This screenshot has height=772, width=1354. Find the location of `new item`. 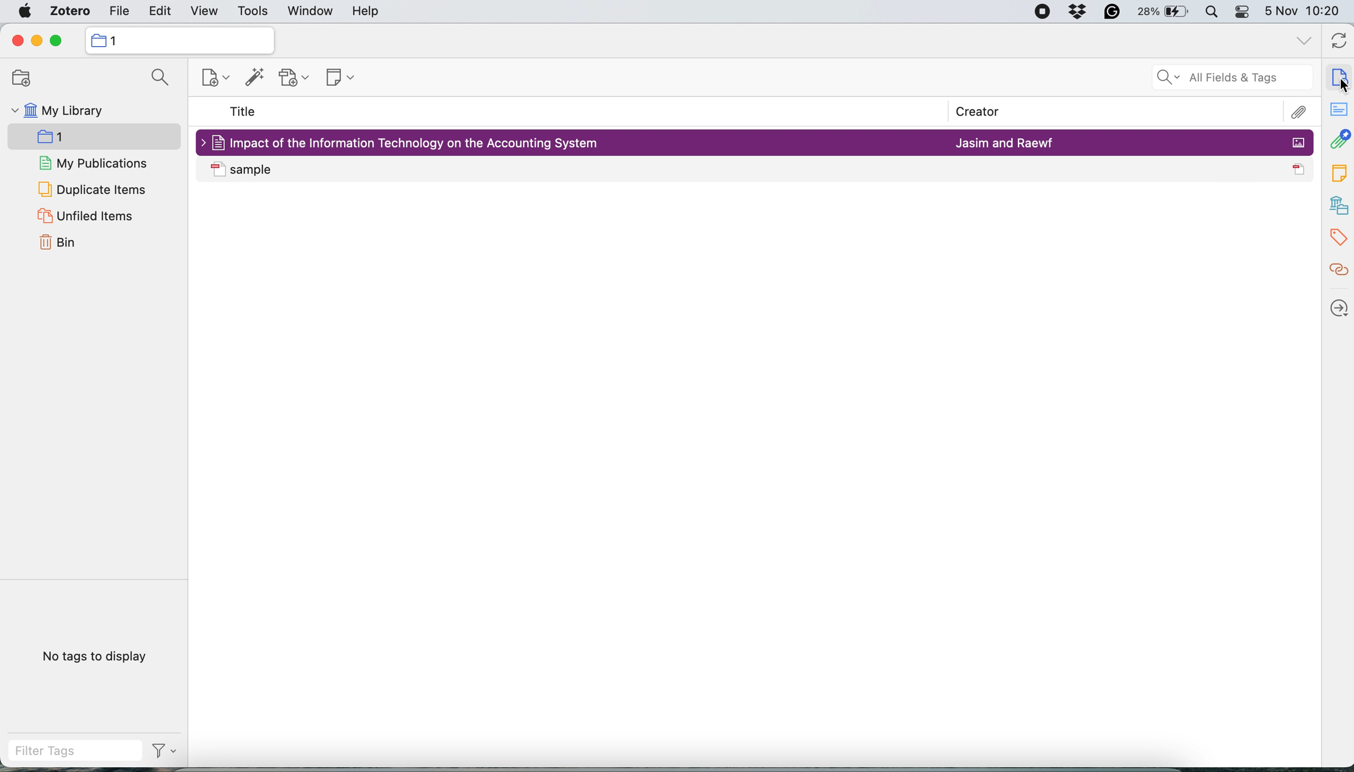

new item is located at coordinates (211, 77).